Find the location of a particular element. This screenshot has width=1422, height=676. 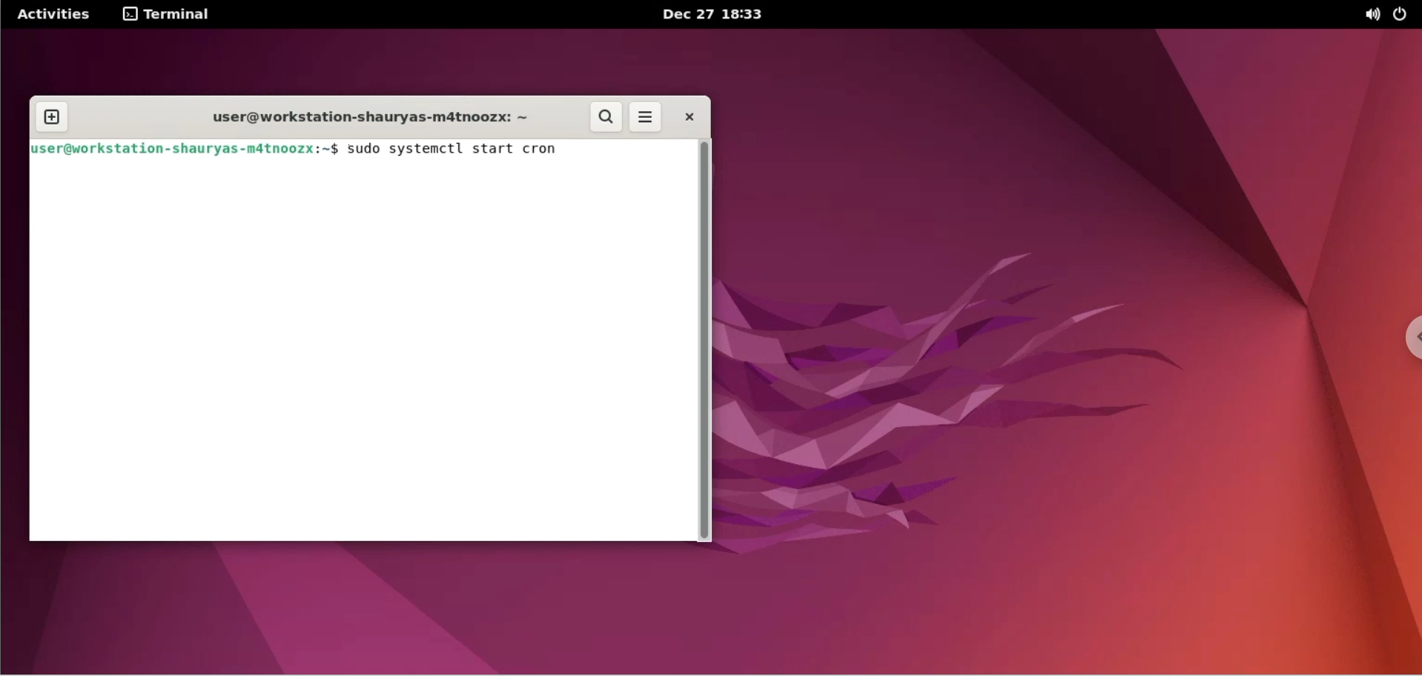

Dec 27 18:33 is located at coordinates (718, 15).